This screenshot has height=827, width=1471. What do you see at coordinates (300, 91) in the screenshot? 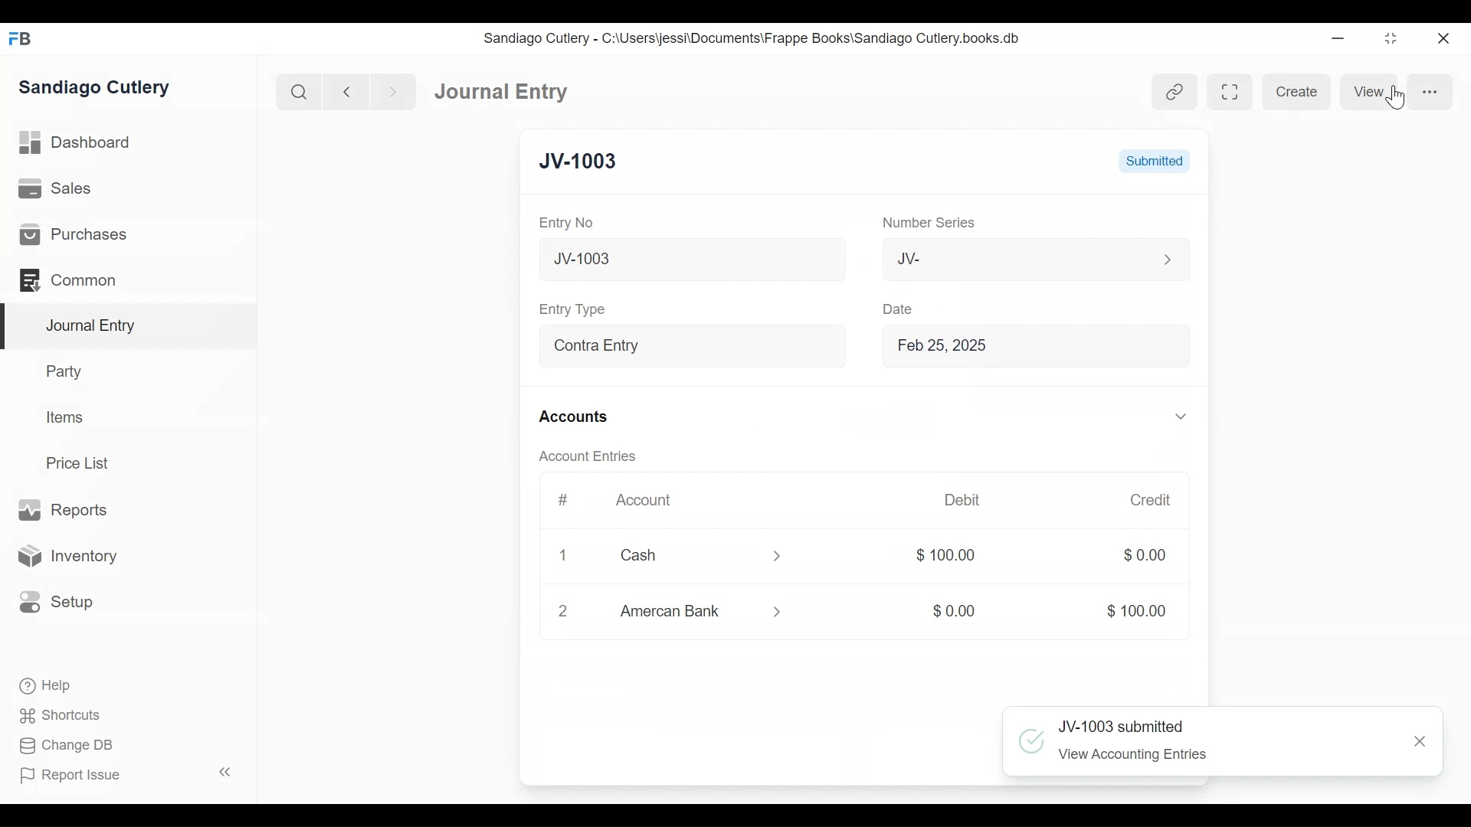
I see `Search` at bounding box center [300, 91].